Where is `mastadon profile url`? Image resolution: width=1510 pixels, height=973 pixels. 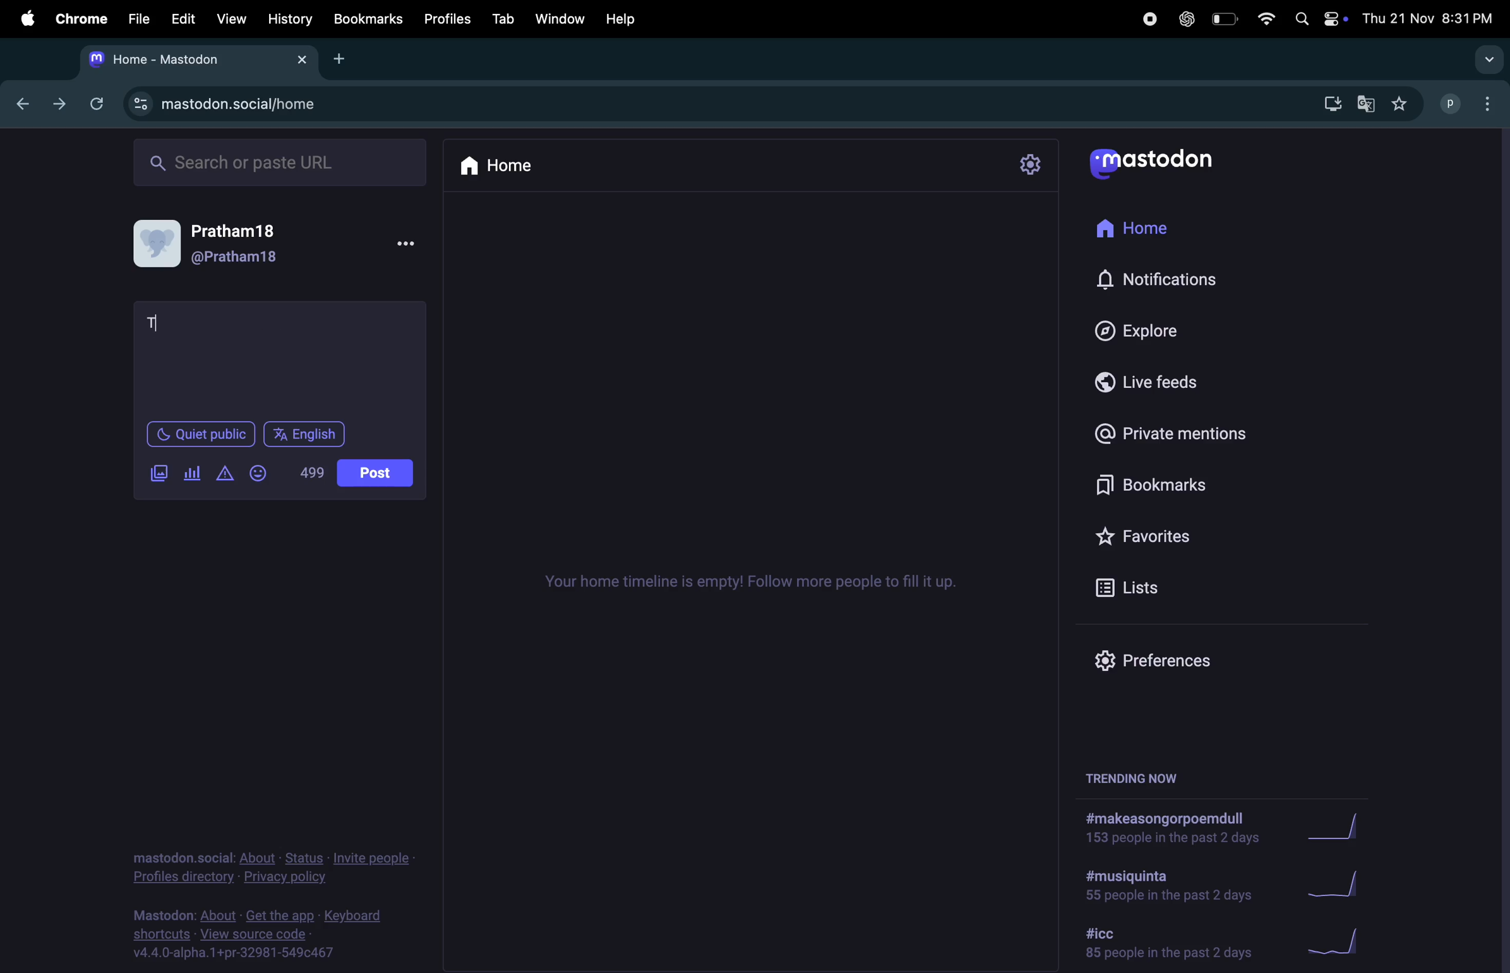 mastadon profile url is located at coordinates (234, 105).